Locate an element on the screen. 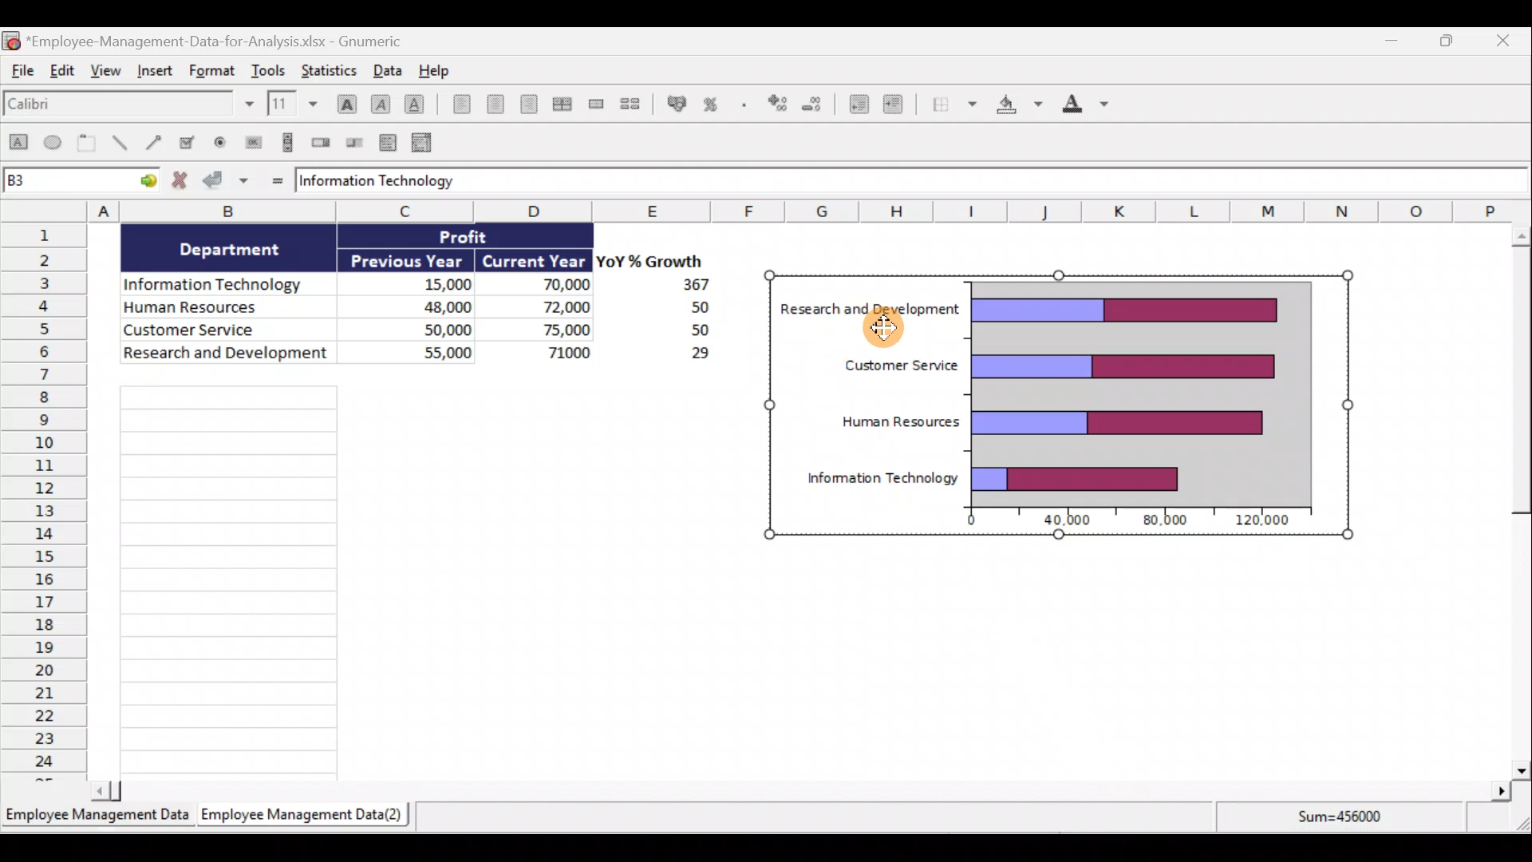 The width and height of the screenshot is (1532, 862). 72,000 is located at coordinates (552, 308).